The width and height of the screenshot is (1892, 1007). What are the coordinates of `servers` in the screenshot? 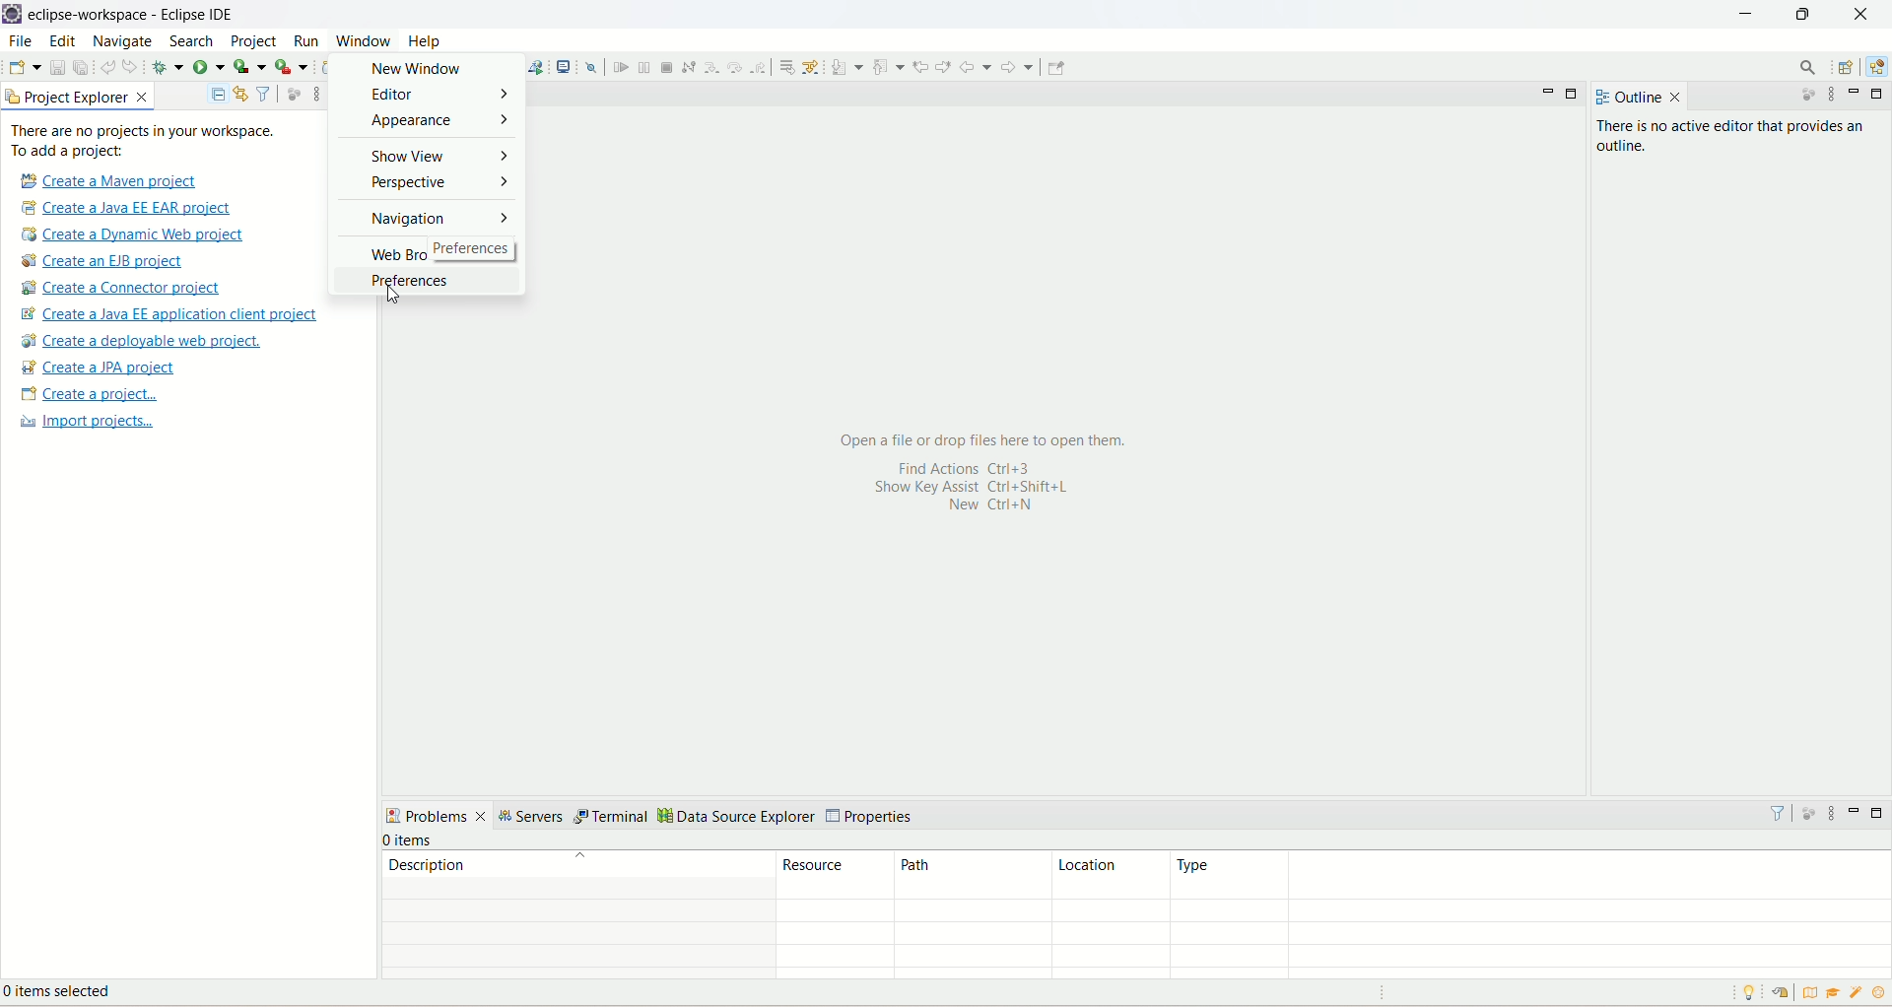 It's located at (534, 817).